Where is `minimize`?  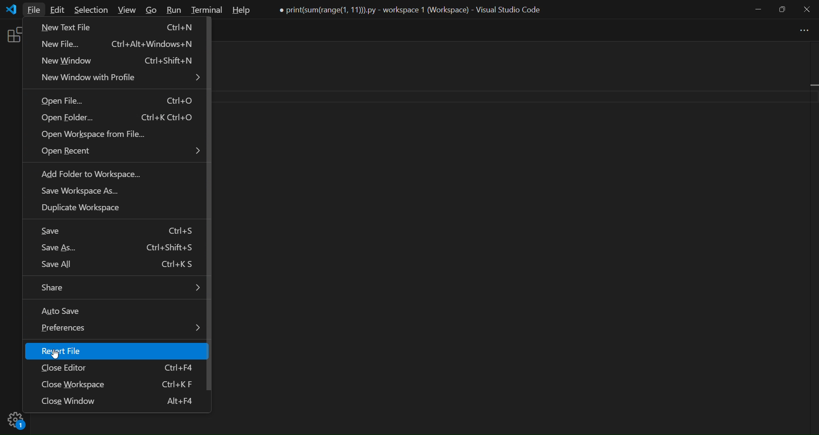 minimize is located at coordinates (758, 10).